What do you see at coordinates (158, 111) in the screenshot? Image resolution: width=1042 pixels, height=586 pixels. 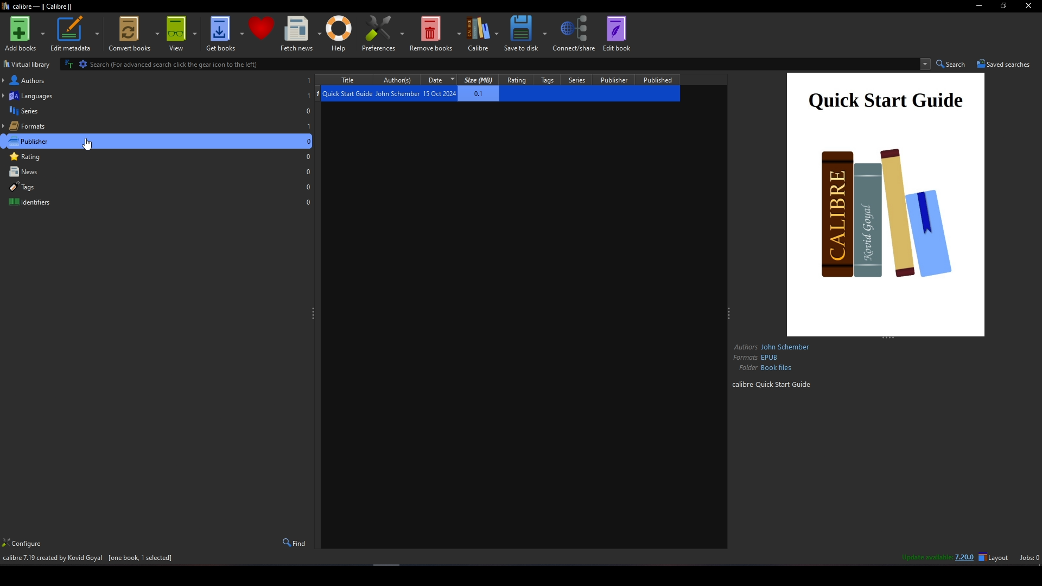 I see `Series` at bounding box center [158, 111].